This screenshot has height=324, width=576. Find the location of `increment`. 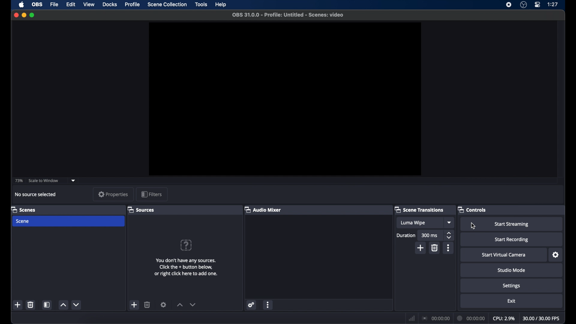

increment is located at coordinates (63, 304).